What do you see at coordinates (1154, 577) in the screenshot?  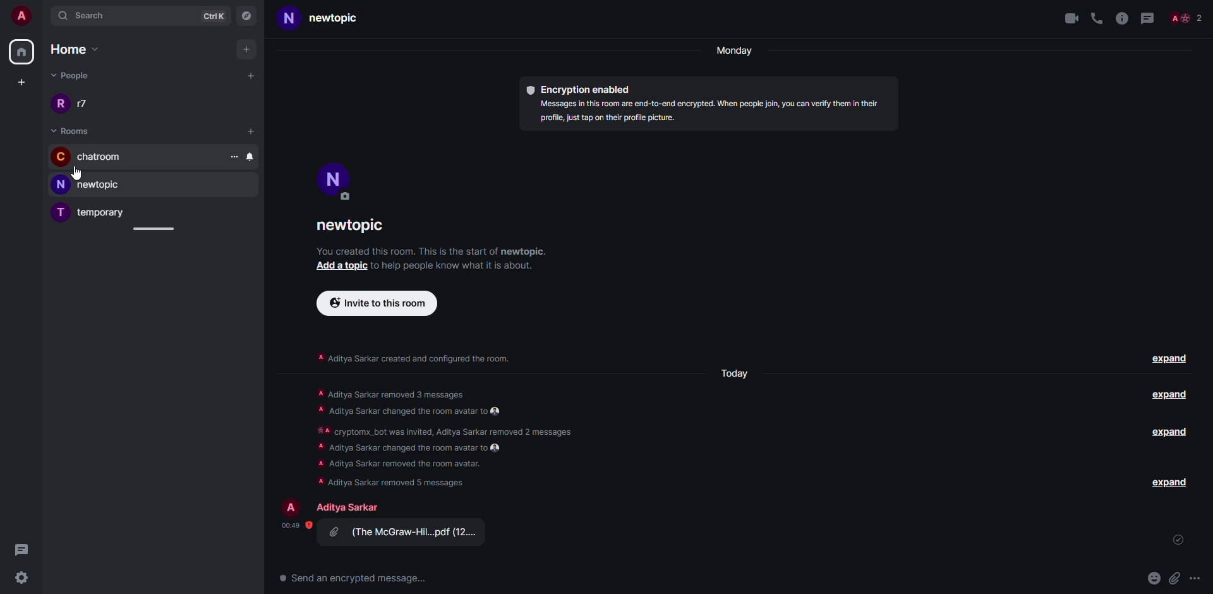 I see `emoji` at bounding box center [1154, 577].